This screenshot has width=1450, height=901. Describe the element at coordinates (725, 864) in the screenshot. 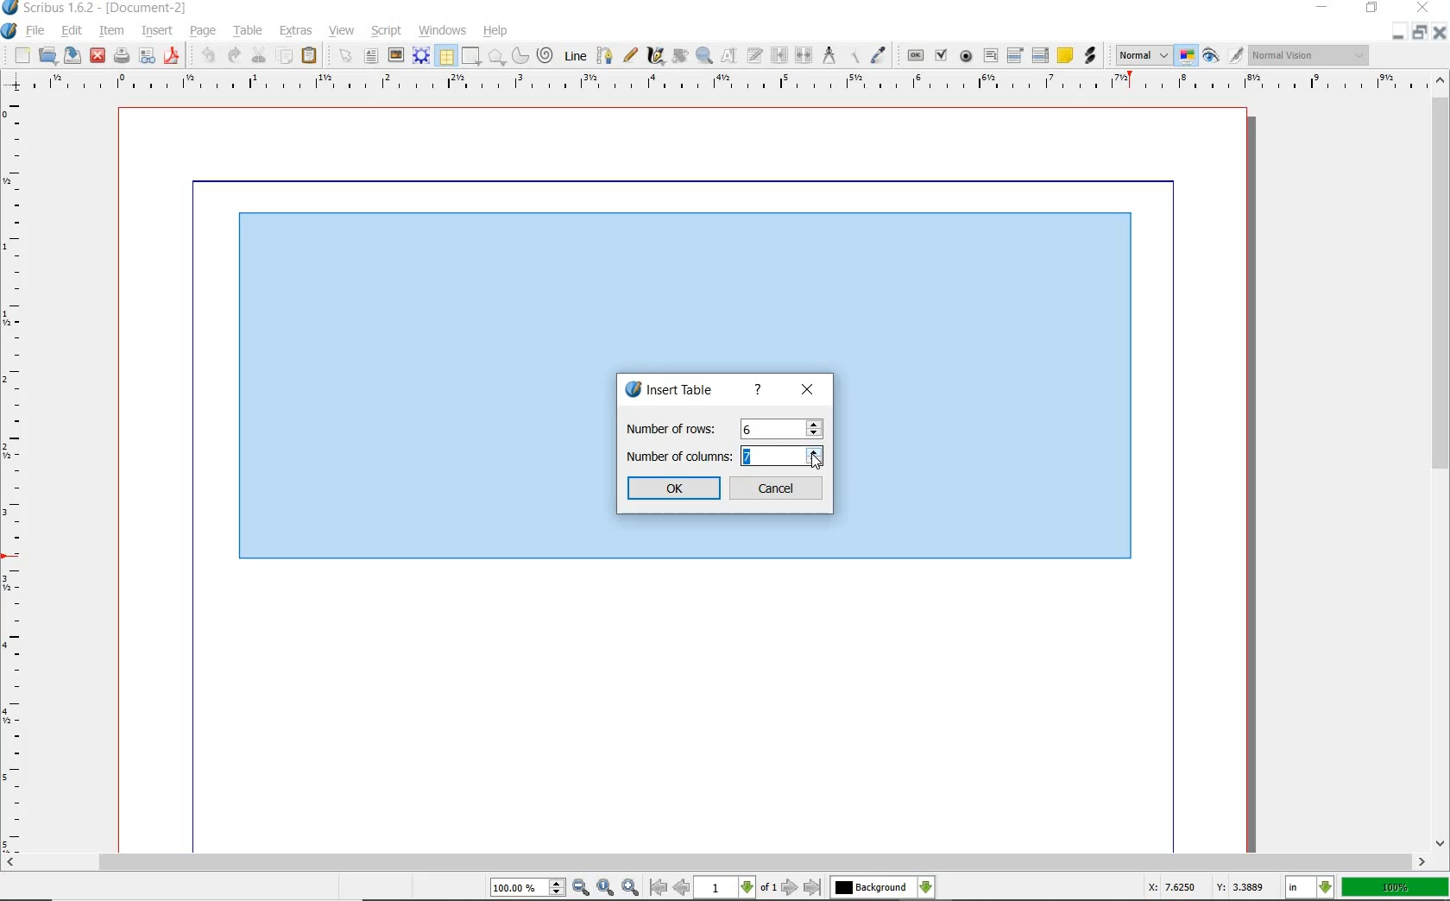

I see `scrollbar` at that location.